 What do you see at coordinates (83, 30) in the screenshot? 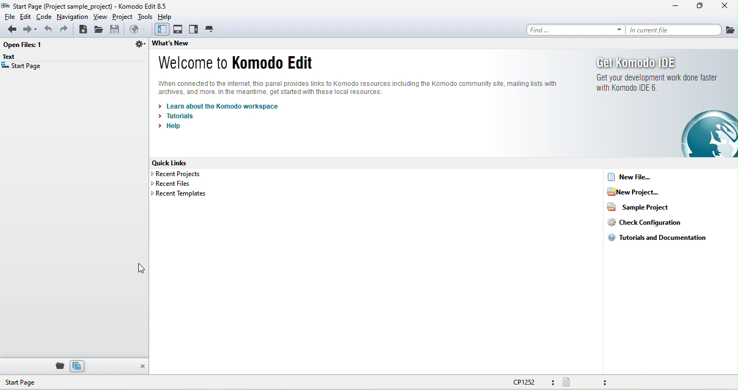
I see `new` at bounding box center [83, 30].